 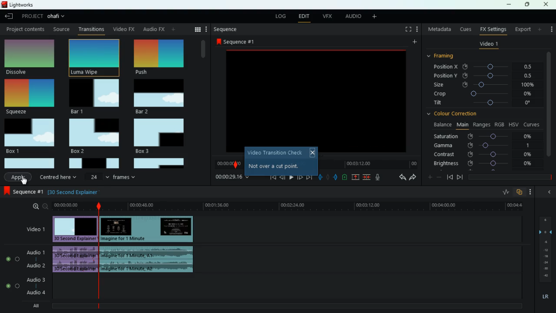 I want to click on screen, so click(x=315, y=97).